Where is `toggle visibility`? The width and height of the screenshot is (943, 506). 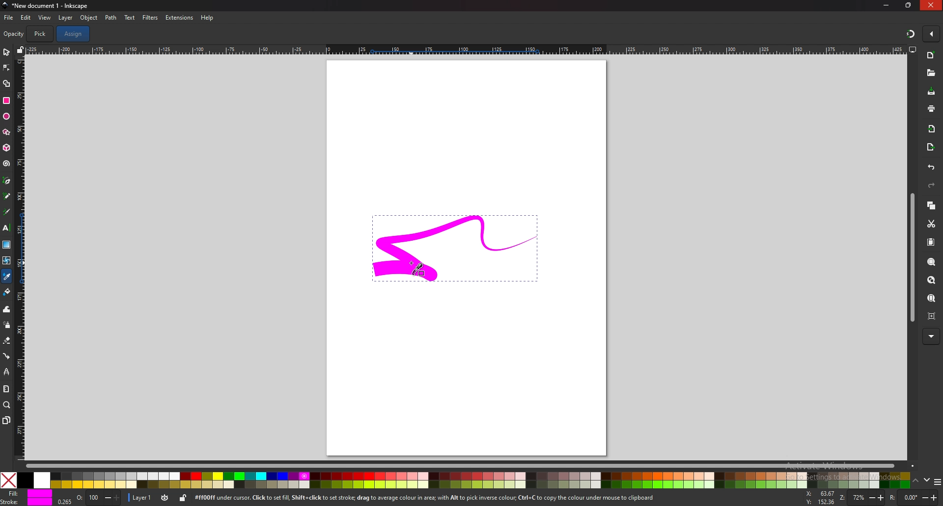 toggle visibility is located at coordinates (165, 498).